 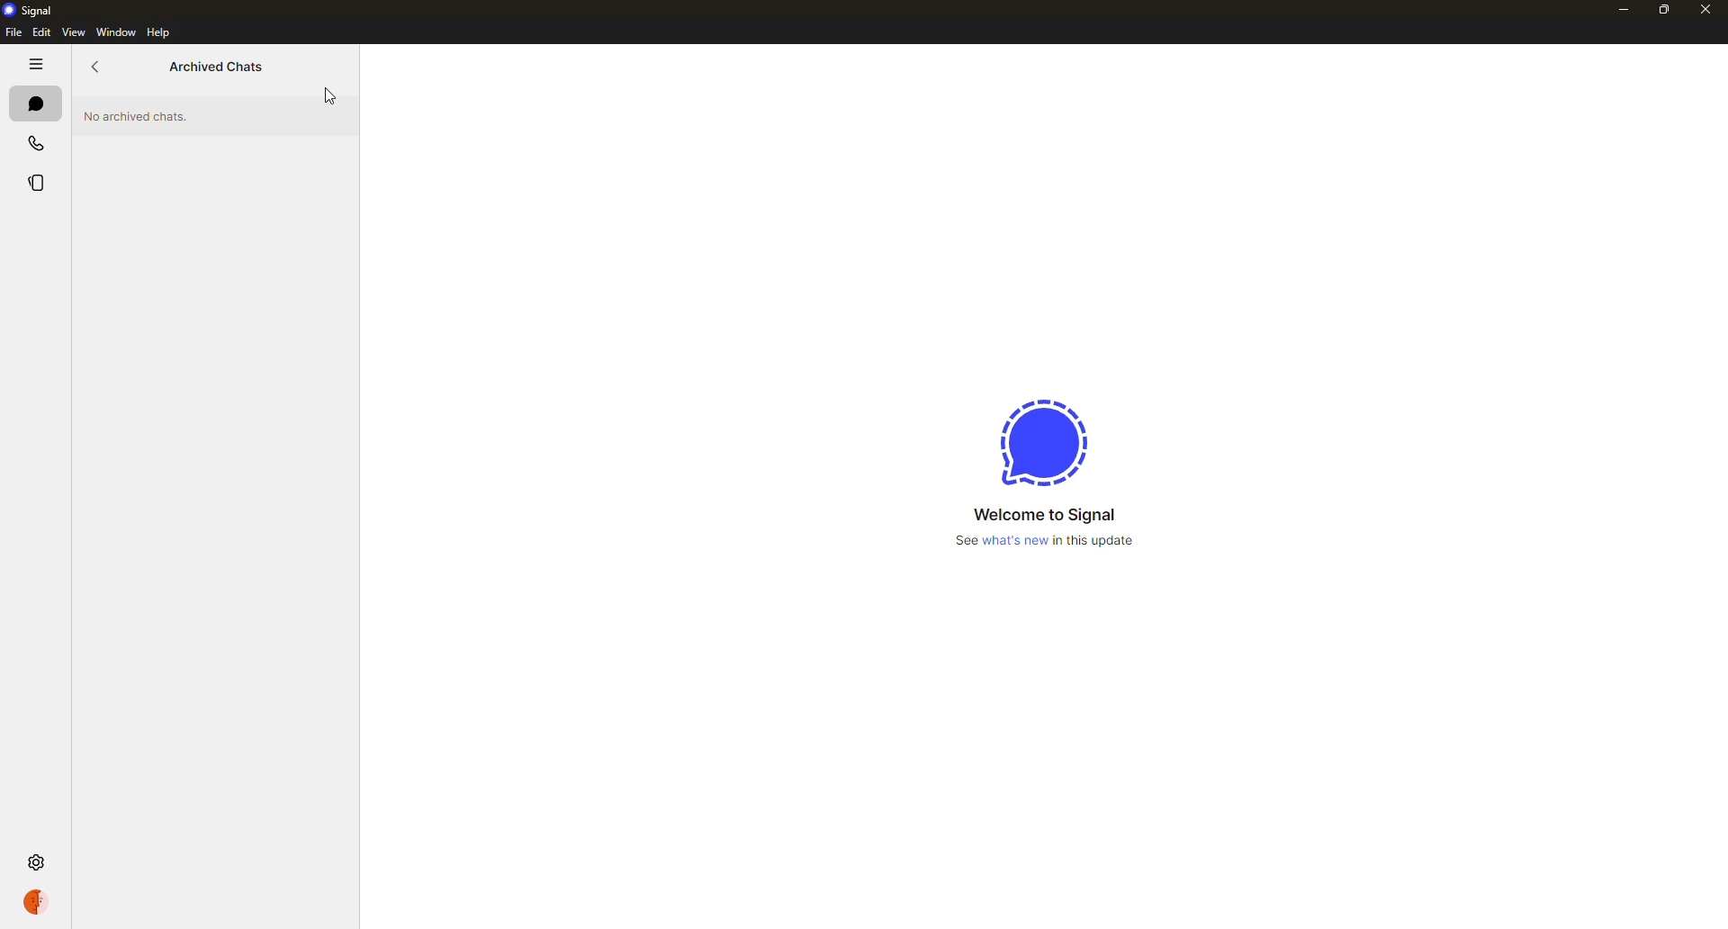 What do you see at coordinates (217, 65) in the screenshot?
I see `archived chats` at bounding box center [217, 65].